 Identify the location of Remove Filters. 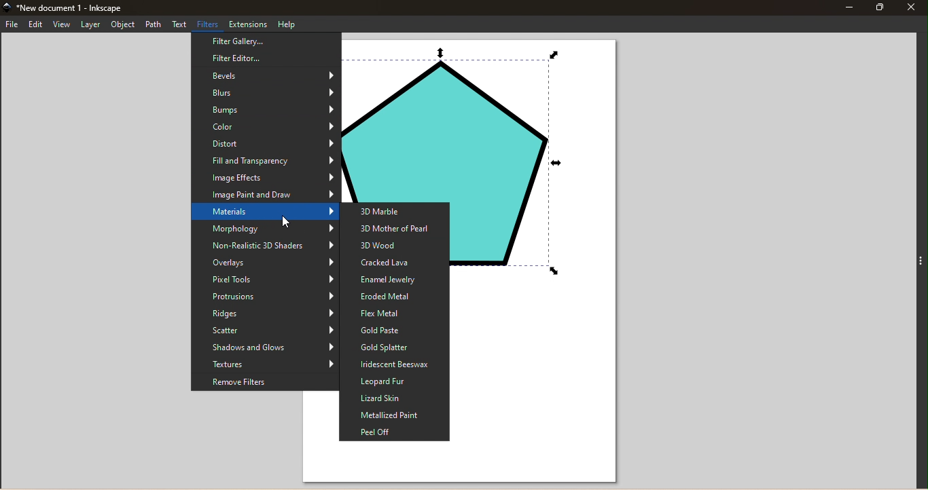
(264, 383).